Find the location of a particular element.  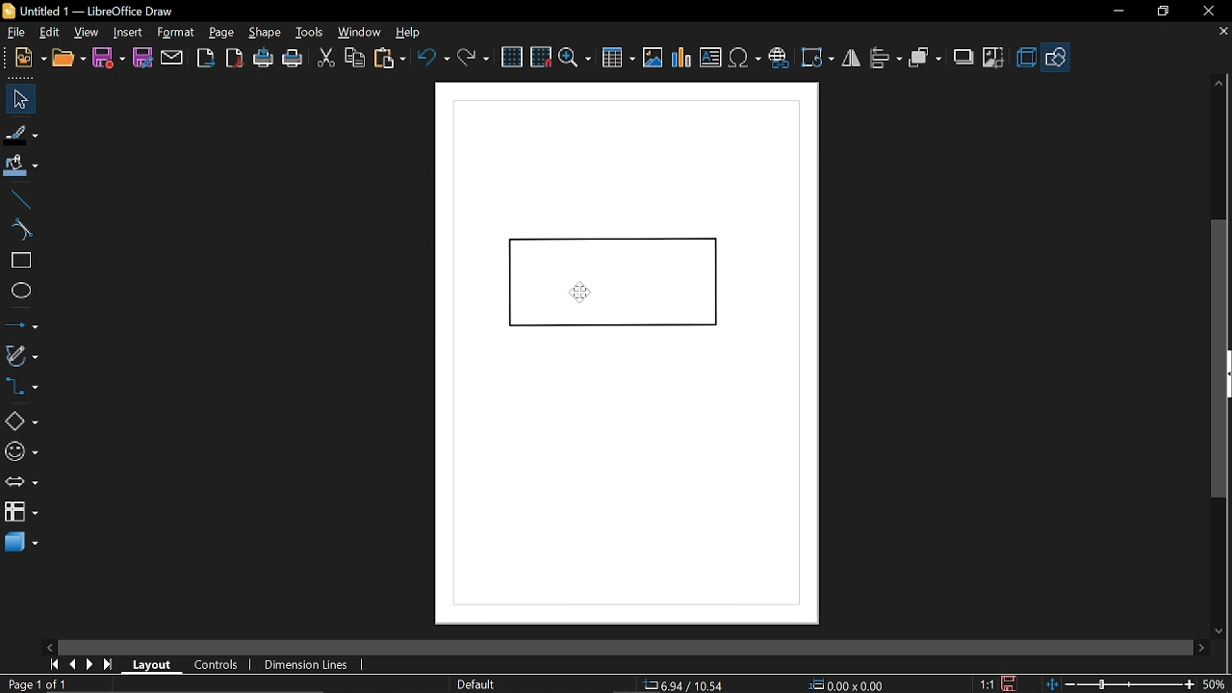

File is located at coordinates (18, 31).